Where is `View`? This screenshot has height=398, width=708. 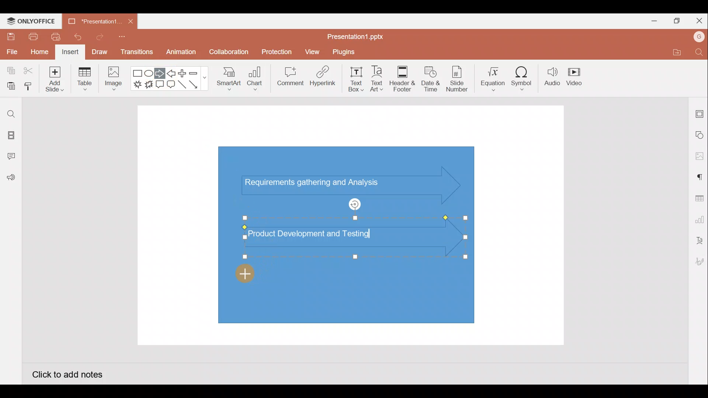 View is located at coordinates (313, 50).